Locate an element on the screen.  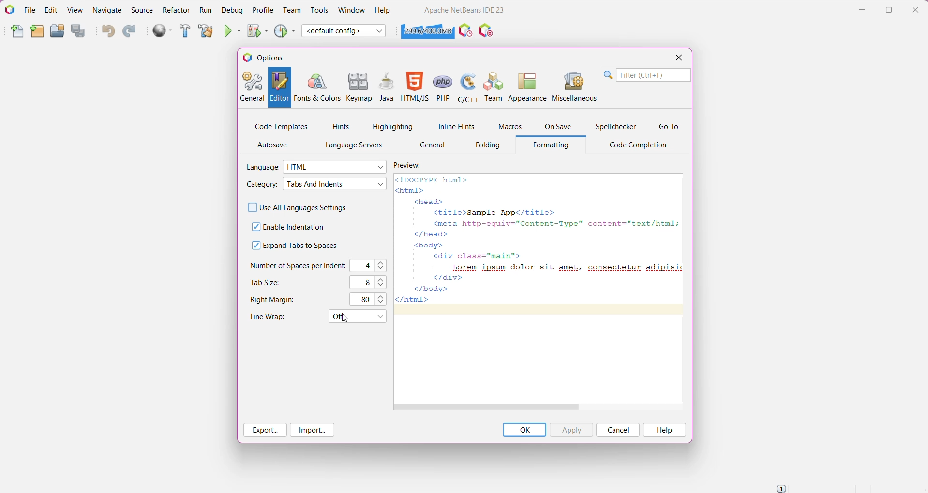
Navigate is located at coordinates (108, 9).